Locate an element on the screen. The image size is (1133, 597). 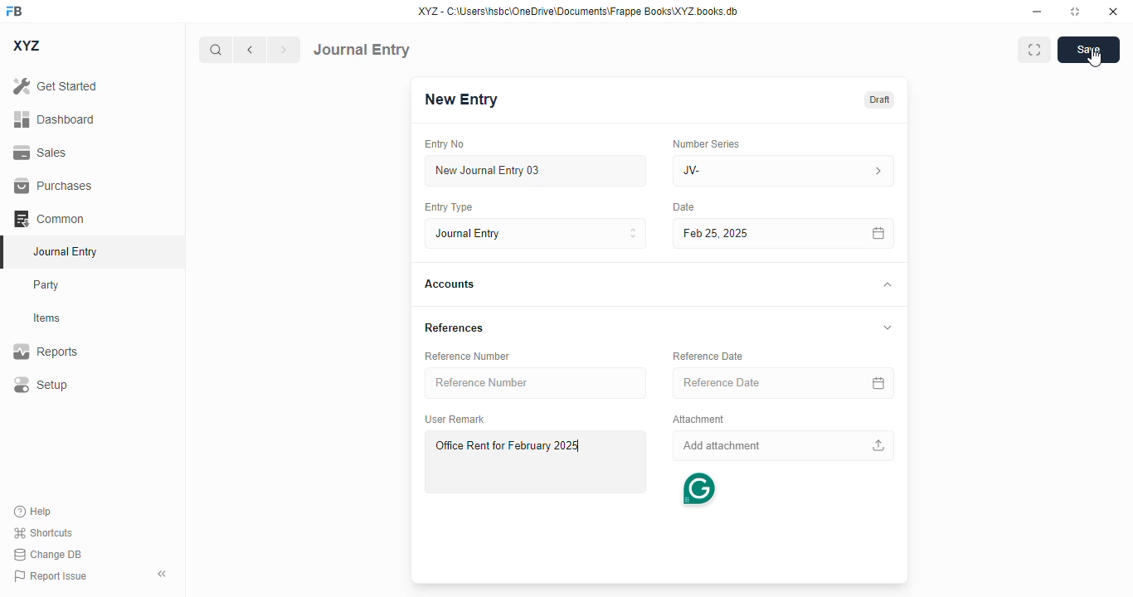
reference number is located at coordinates (467, 357).